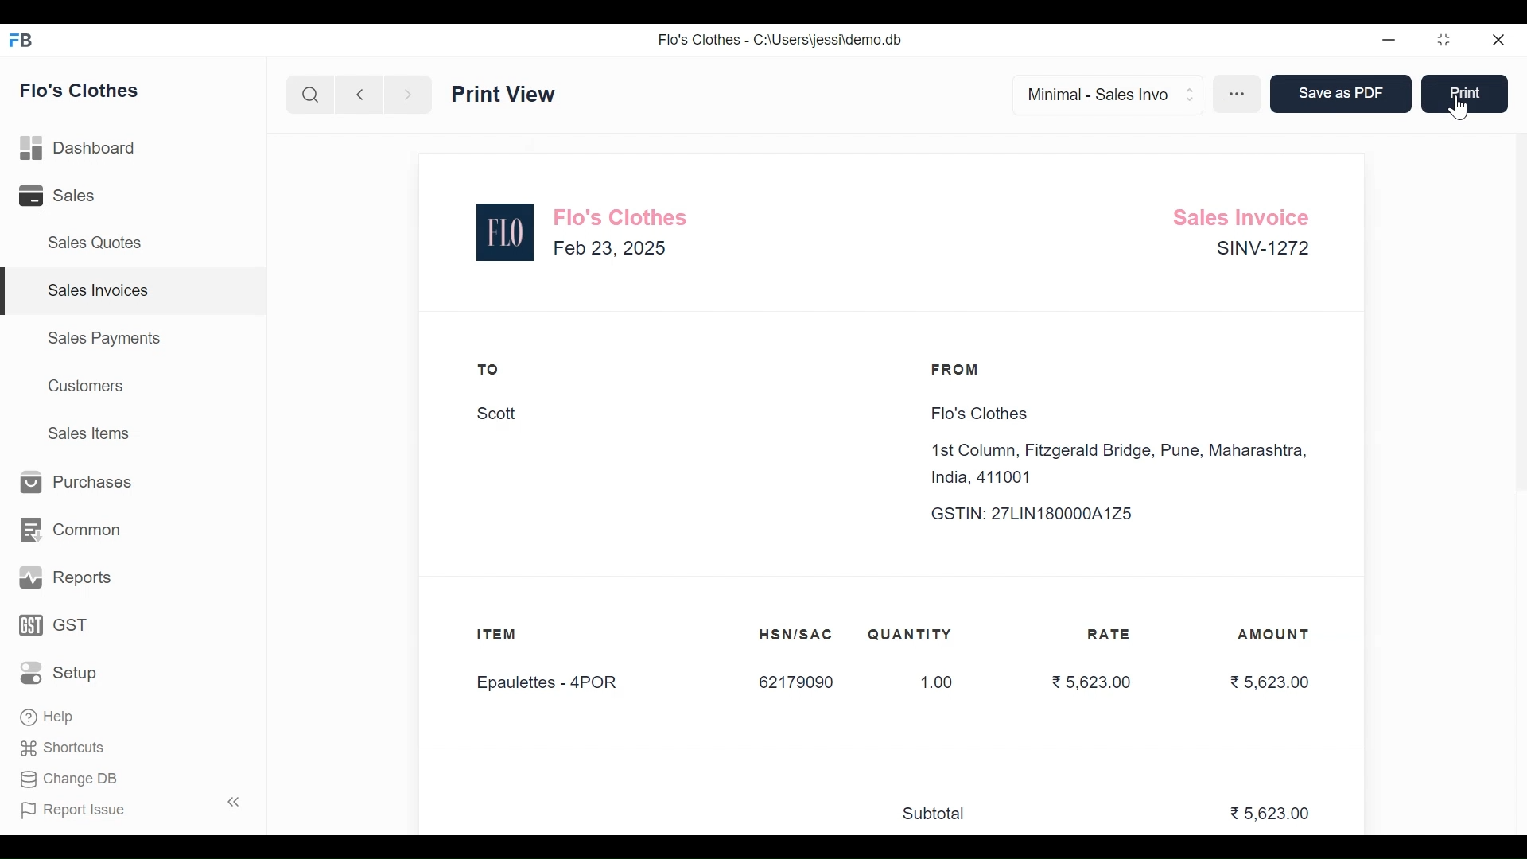 This screenshot has height=859, width=1527. I want to click on Sales Items, so click(88, 433).